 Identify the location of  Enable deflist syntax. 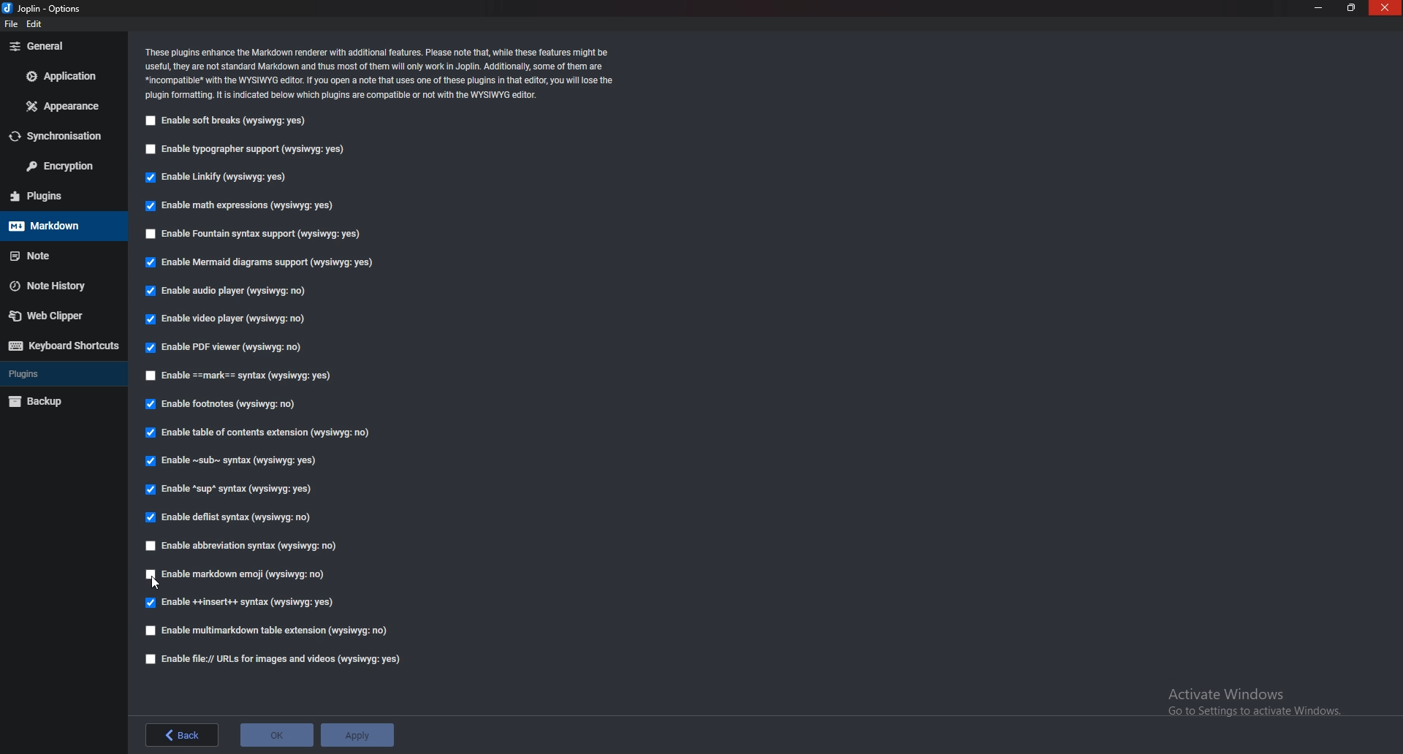
(231, 518).